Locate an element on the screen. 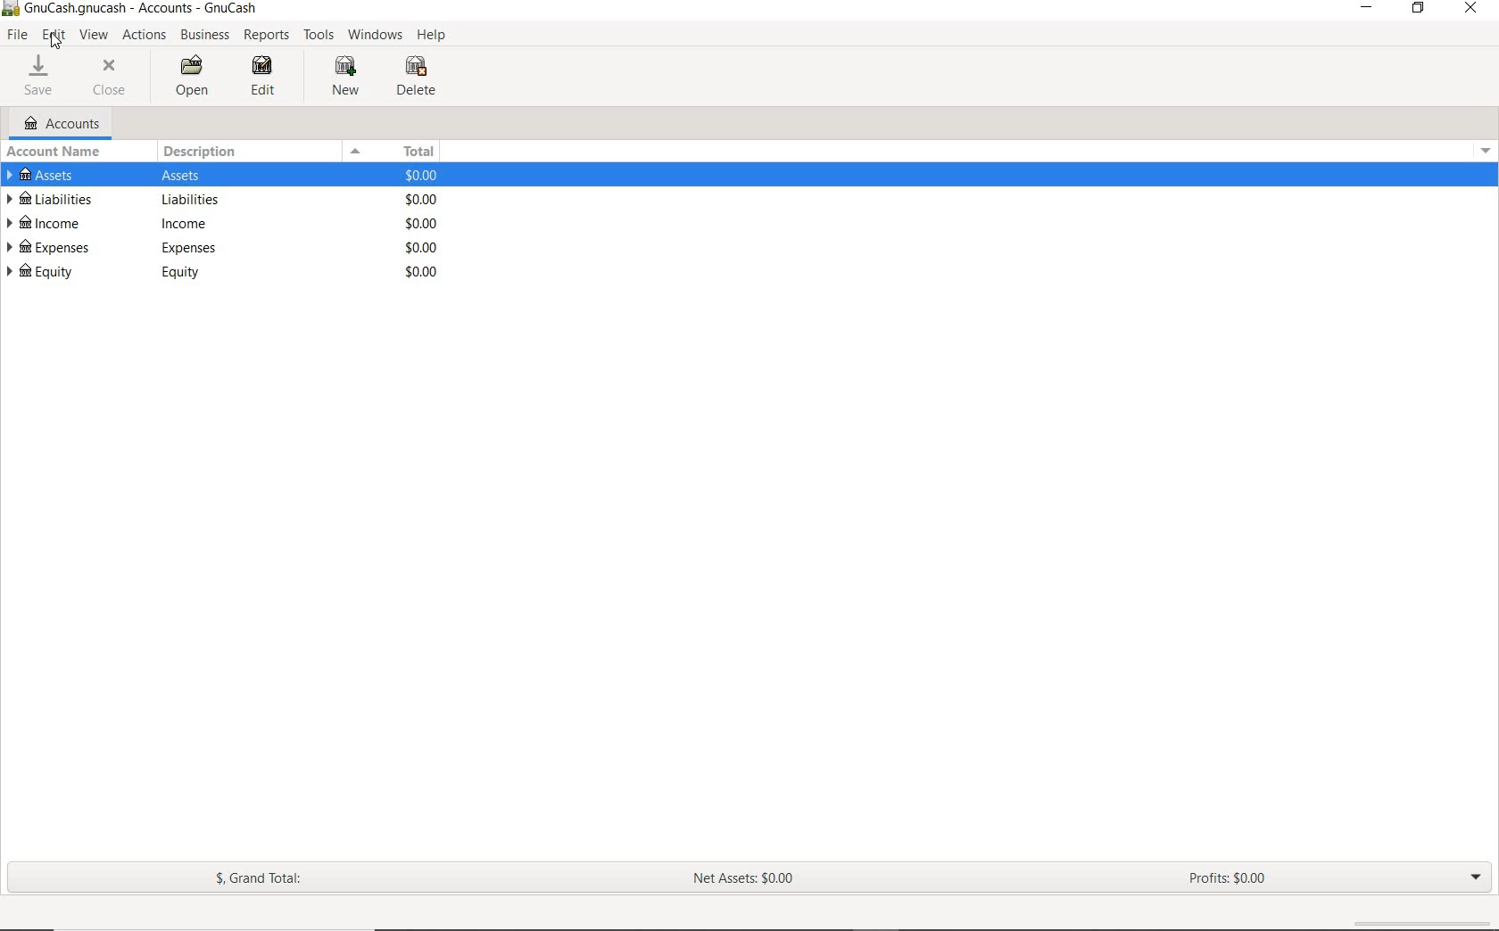 This screenshot has height=931, width=1499. ACTIONS is located at coordinates (145, 35).